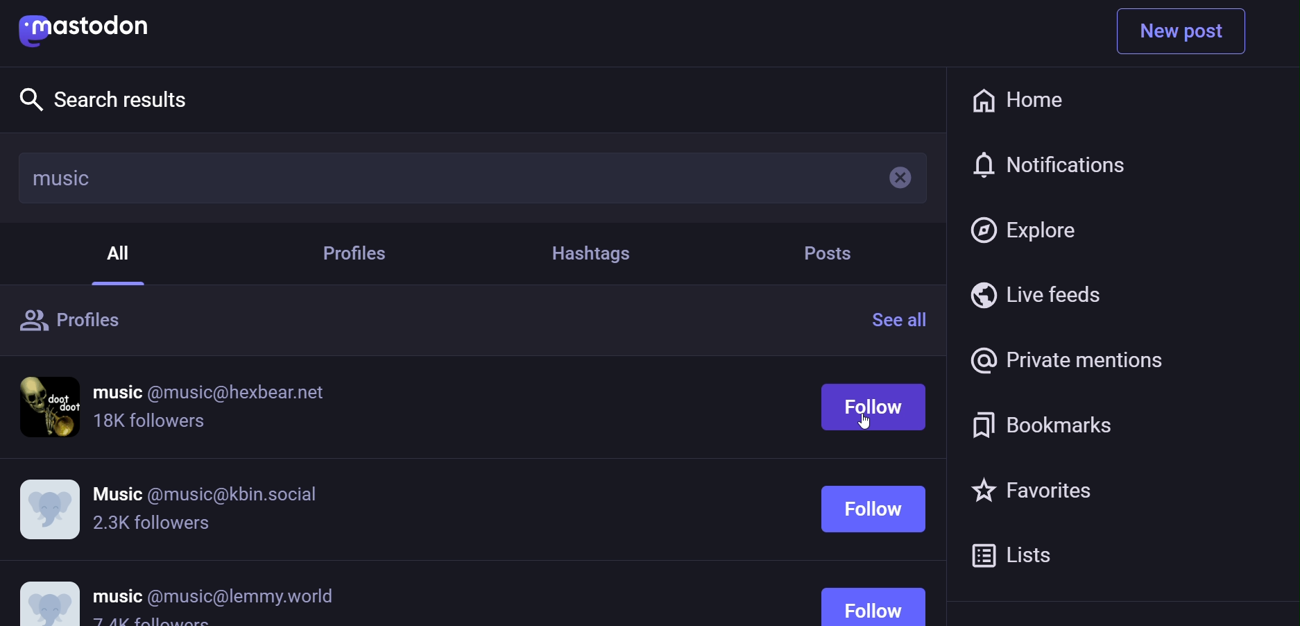  Describe the element at coordinates (123, 251) in the screenshot. I see `all` at that location.